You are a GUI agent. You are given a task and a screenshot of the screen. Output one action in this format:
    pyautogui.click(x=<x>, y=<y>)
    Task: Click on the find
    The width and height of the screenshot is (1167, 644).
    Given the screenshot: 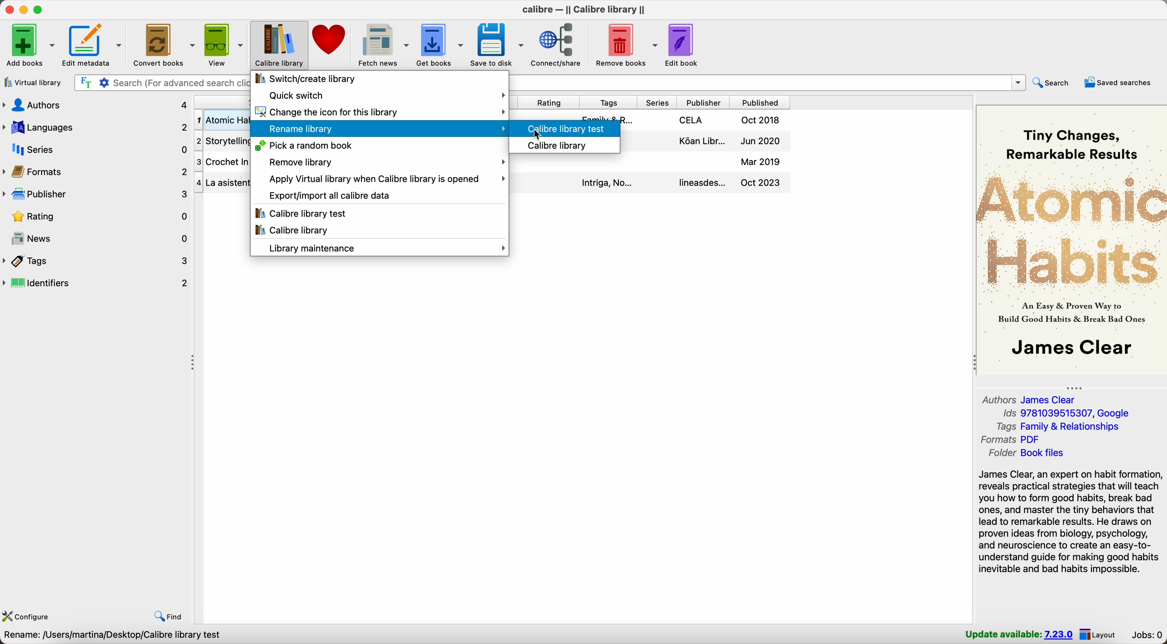 What is the action you would take?
    pyautogui.click(x=168, y=616)
    